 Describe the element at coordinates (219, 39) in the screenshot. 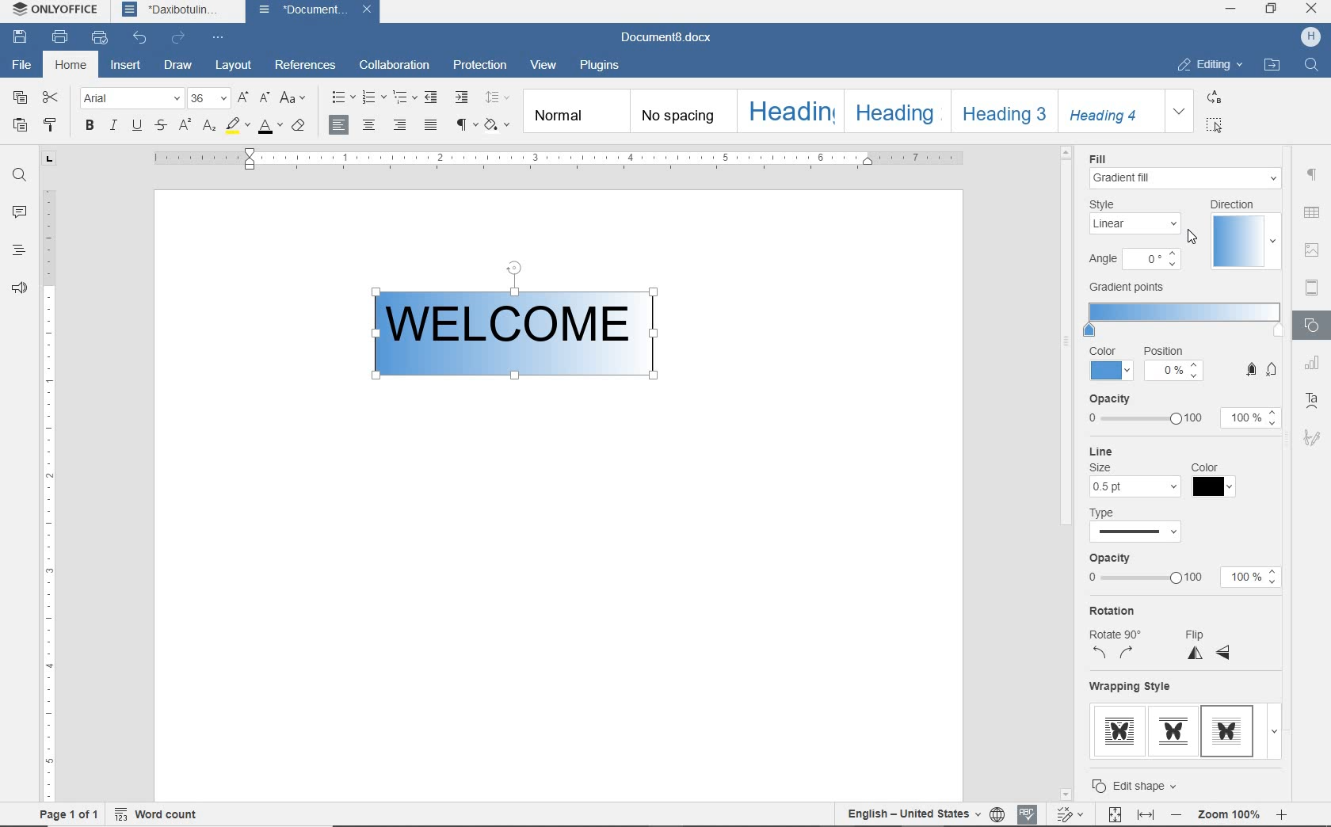

I see `CUSTOMIZE QUICK ACCESS TOOLBAR` at that location.